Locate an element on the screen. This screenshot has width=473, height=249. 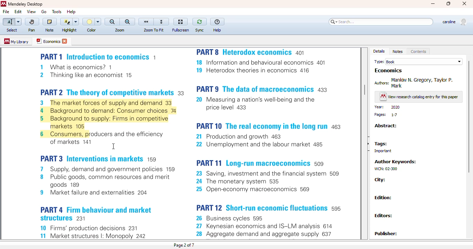
tags:  is located at coordinates (381, 144).